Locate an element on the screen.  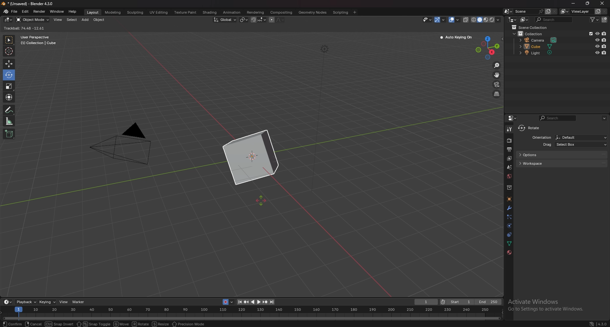
snap invert is located at coordinates (58, 324).